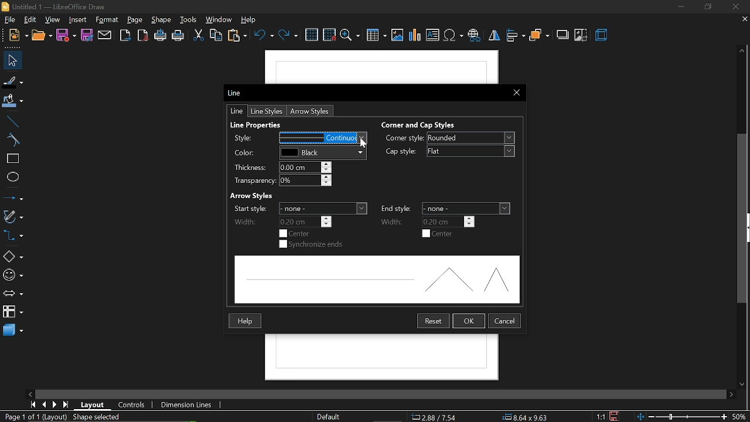 This screenshot has width=750, height=422. I want to click on insert image, so click(398, 36).